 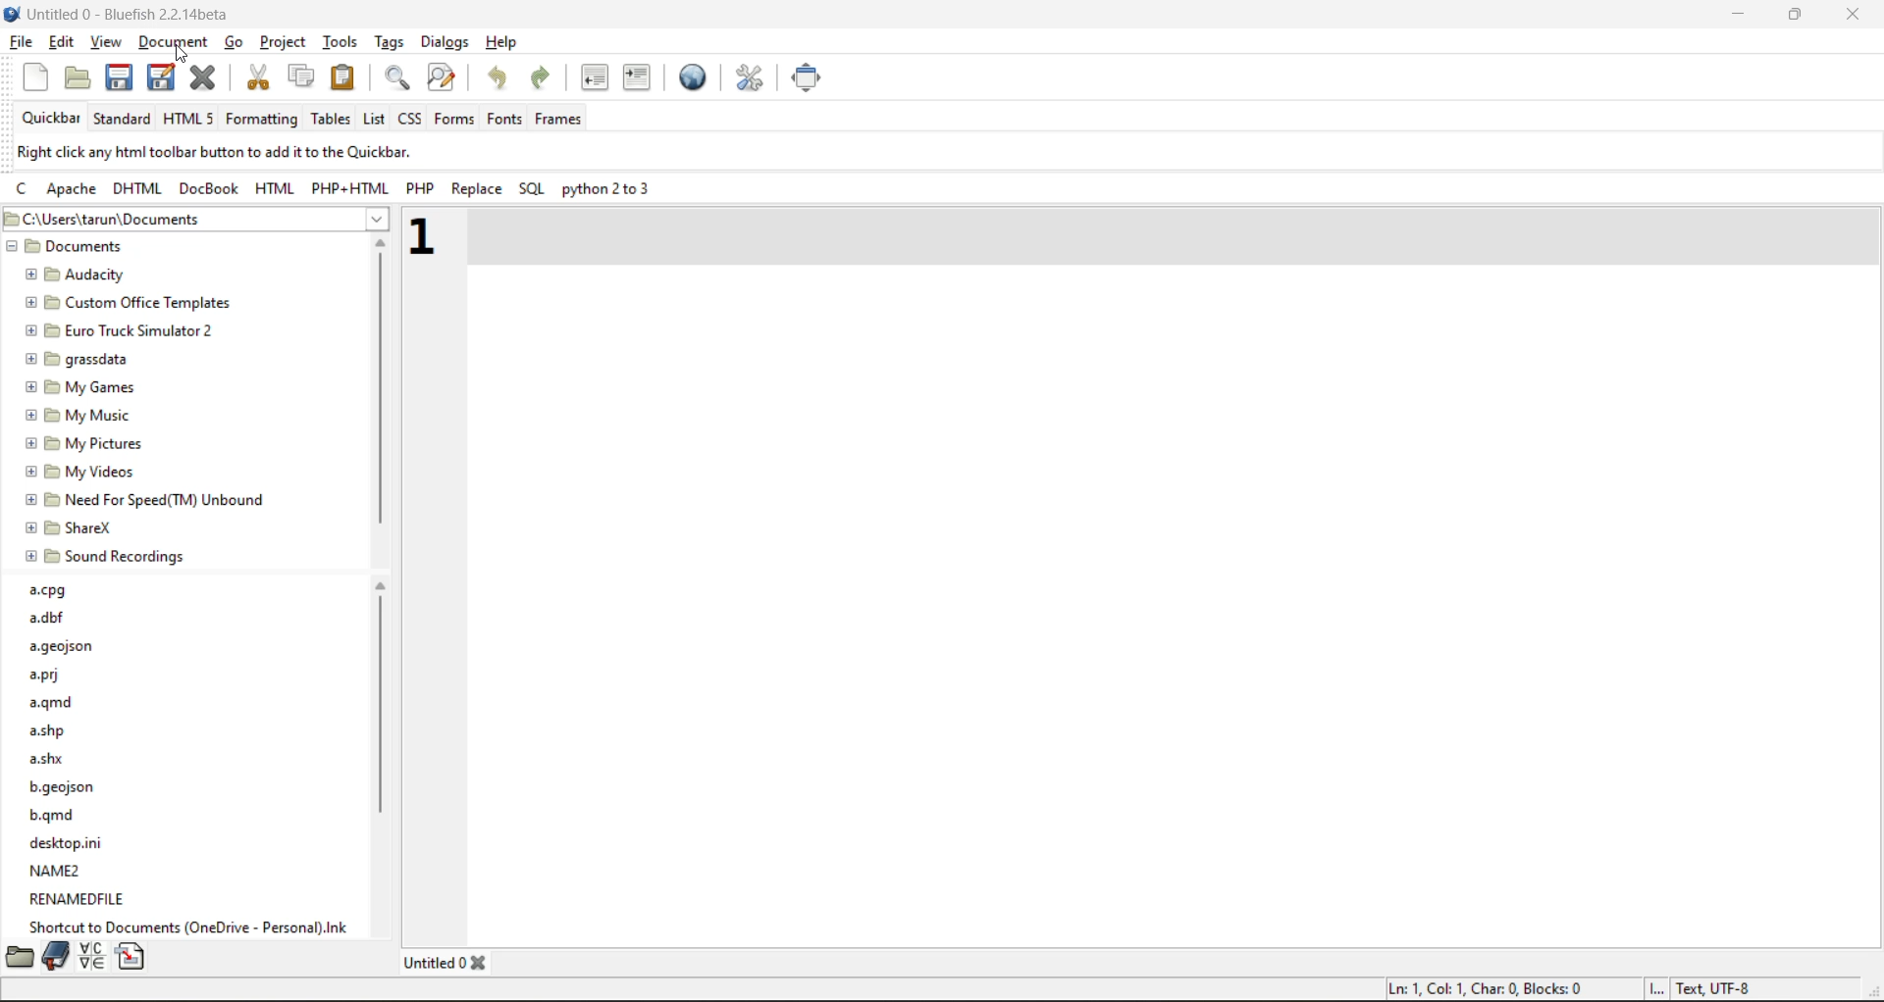 I want to click on quickbar, so click(x=51, y=117).